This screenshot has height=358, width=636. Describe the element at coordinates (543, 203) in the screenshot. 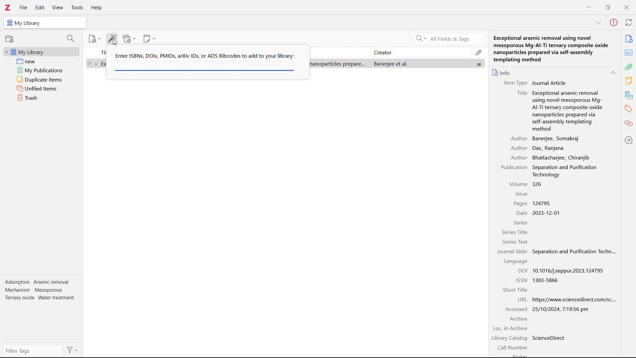

I see `1245795` at that location.